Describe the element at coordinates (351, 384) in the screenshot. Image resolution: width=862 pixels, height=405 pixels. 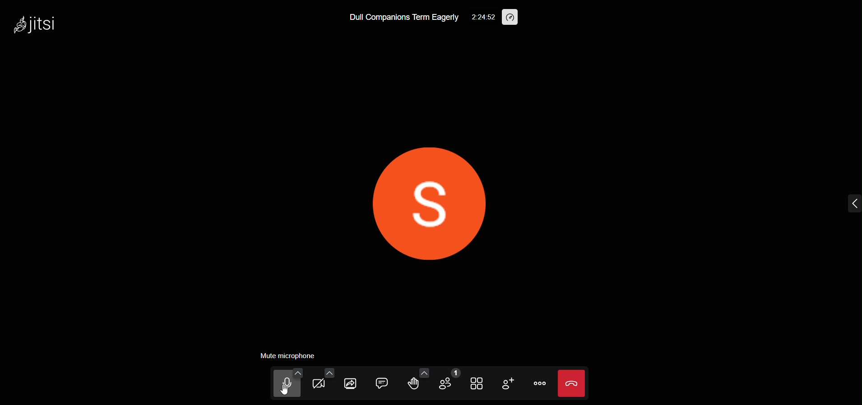
I see `screen share` at that location.